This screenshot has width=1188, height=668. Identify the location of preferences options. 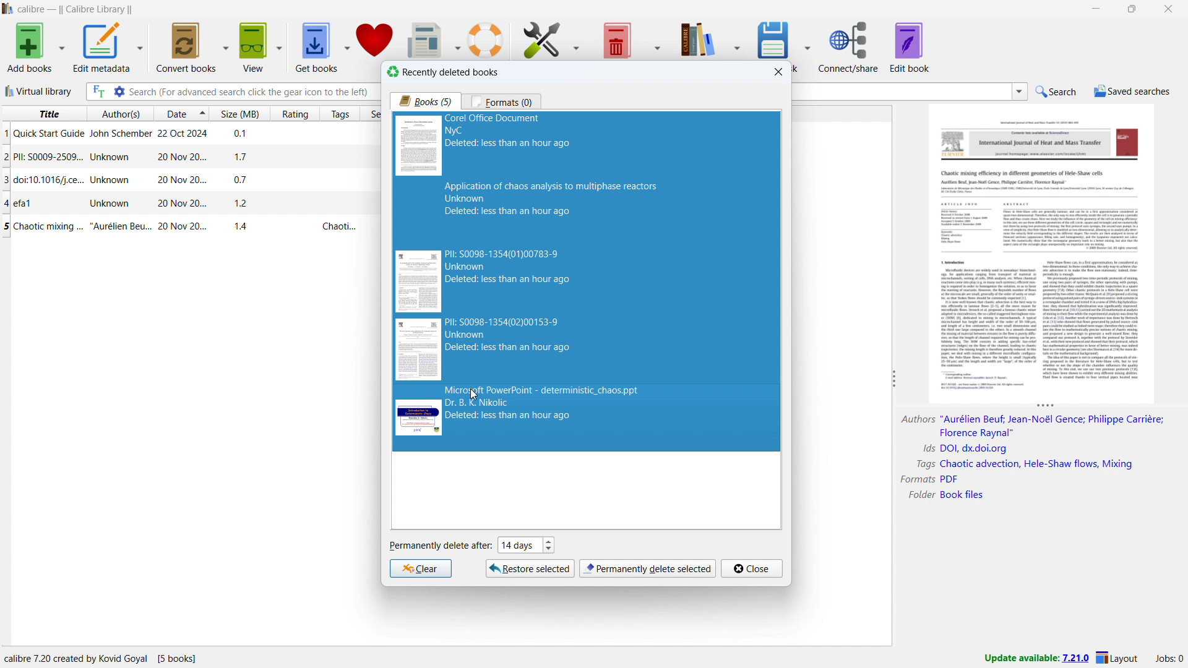
(579, 38).